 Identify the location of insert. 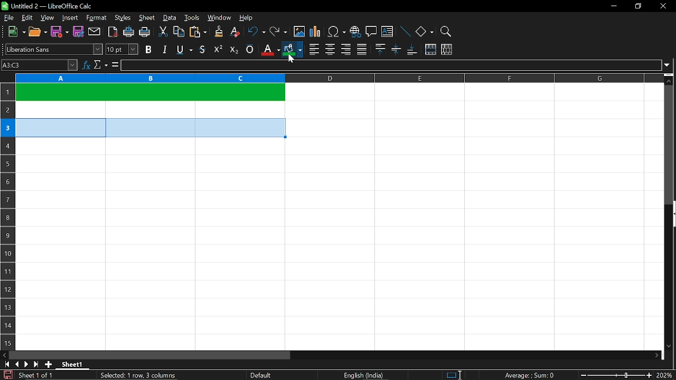
(70, 18).